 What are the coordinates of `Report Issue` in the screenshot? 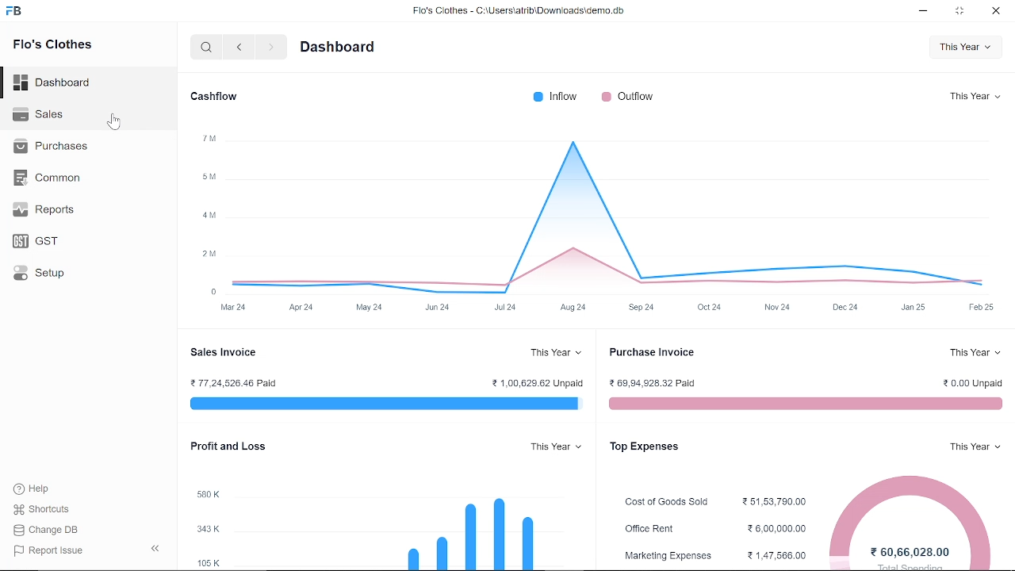 It's located at (46, 550).